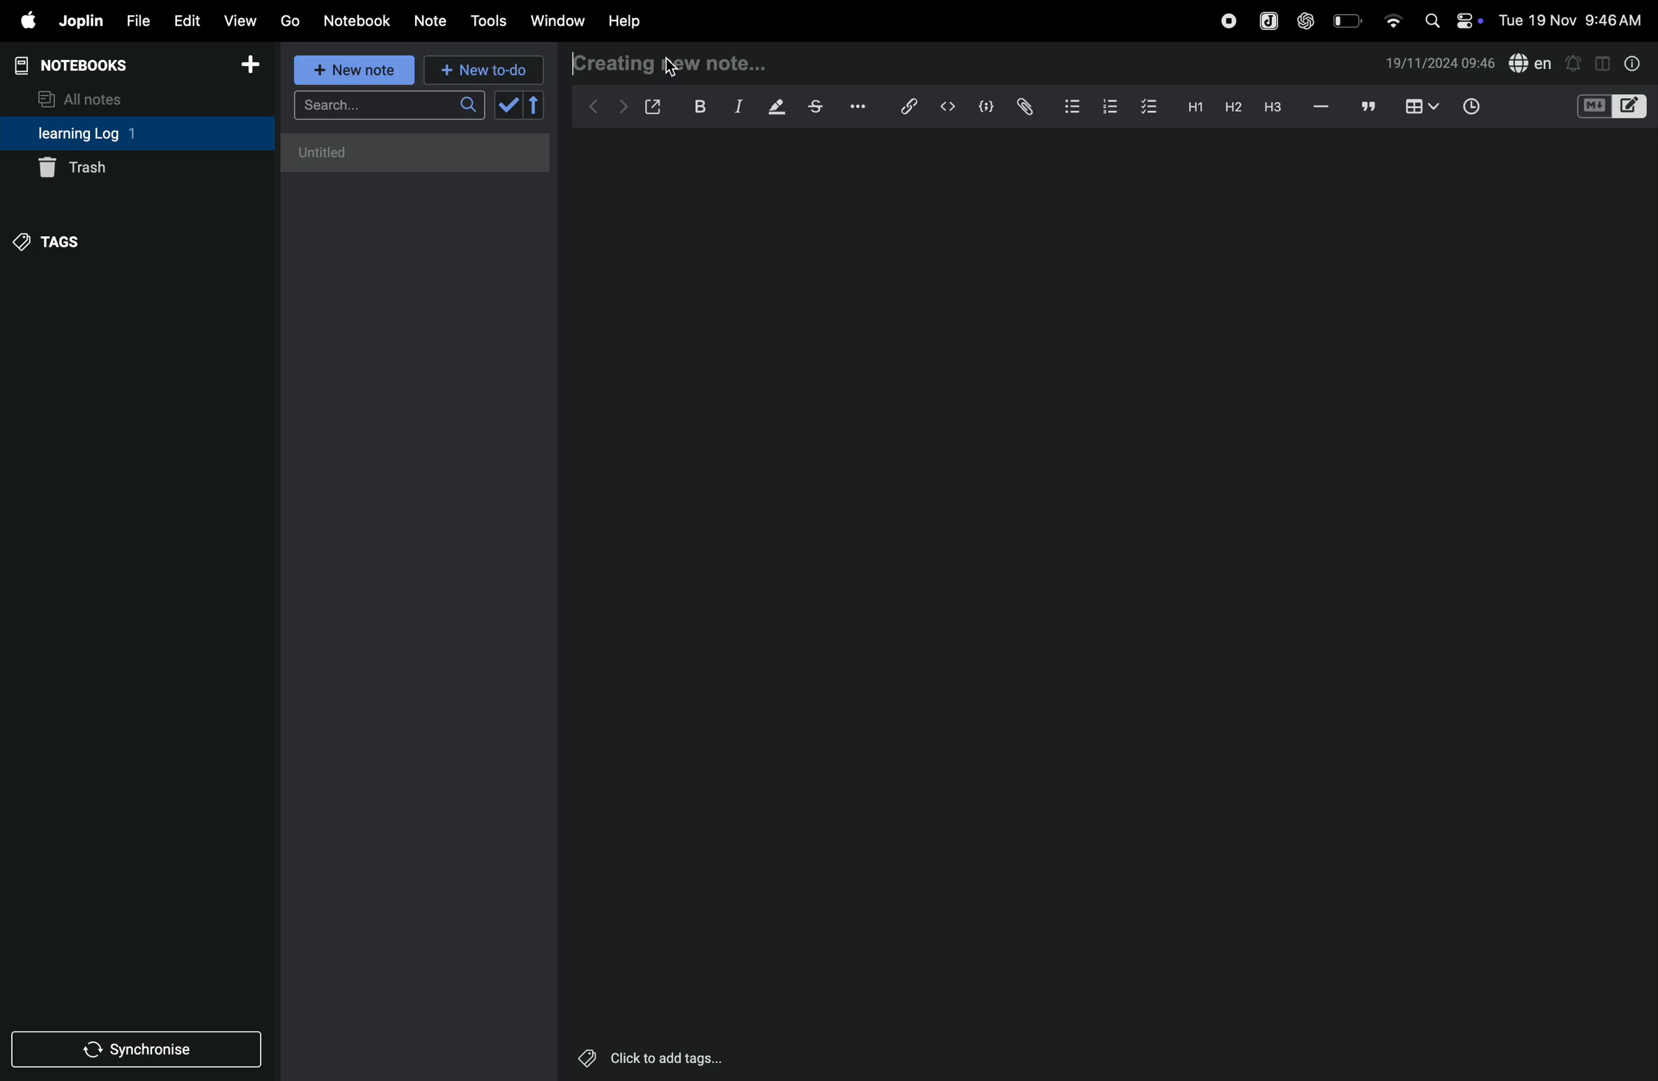 The image size is (1658, 1081). I want to click on wifi, so click(1392, 16).